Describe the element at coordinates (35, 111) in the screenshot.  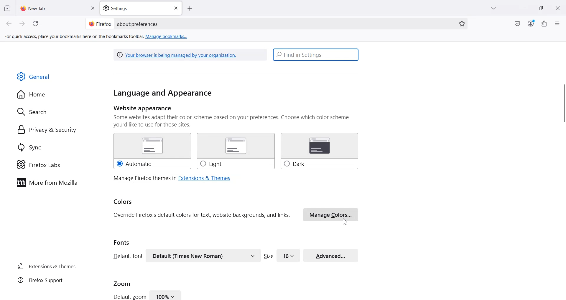
I see `Q Search` at that location.